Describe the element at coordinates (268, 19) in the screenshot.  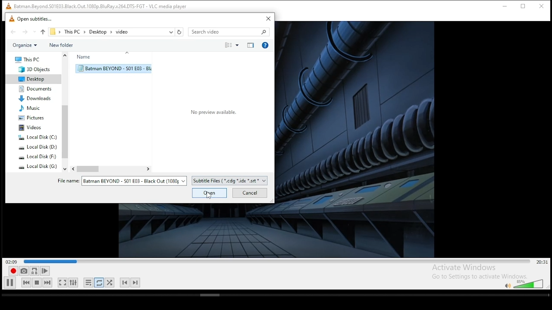
I see `close window` at that location.